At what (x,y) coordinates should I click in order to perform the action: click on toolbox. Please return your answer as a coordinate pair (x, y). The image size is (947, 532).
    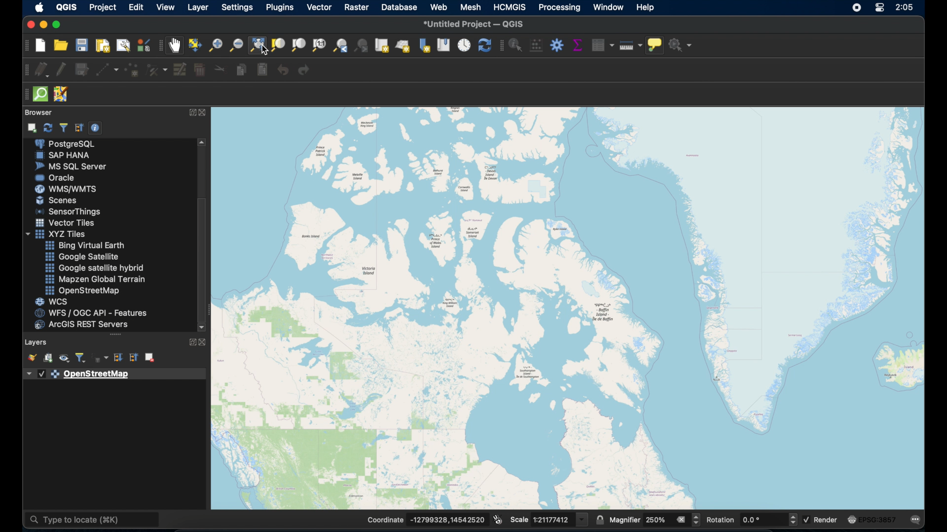
    Looking at the image, I should click on (558, 45).